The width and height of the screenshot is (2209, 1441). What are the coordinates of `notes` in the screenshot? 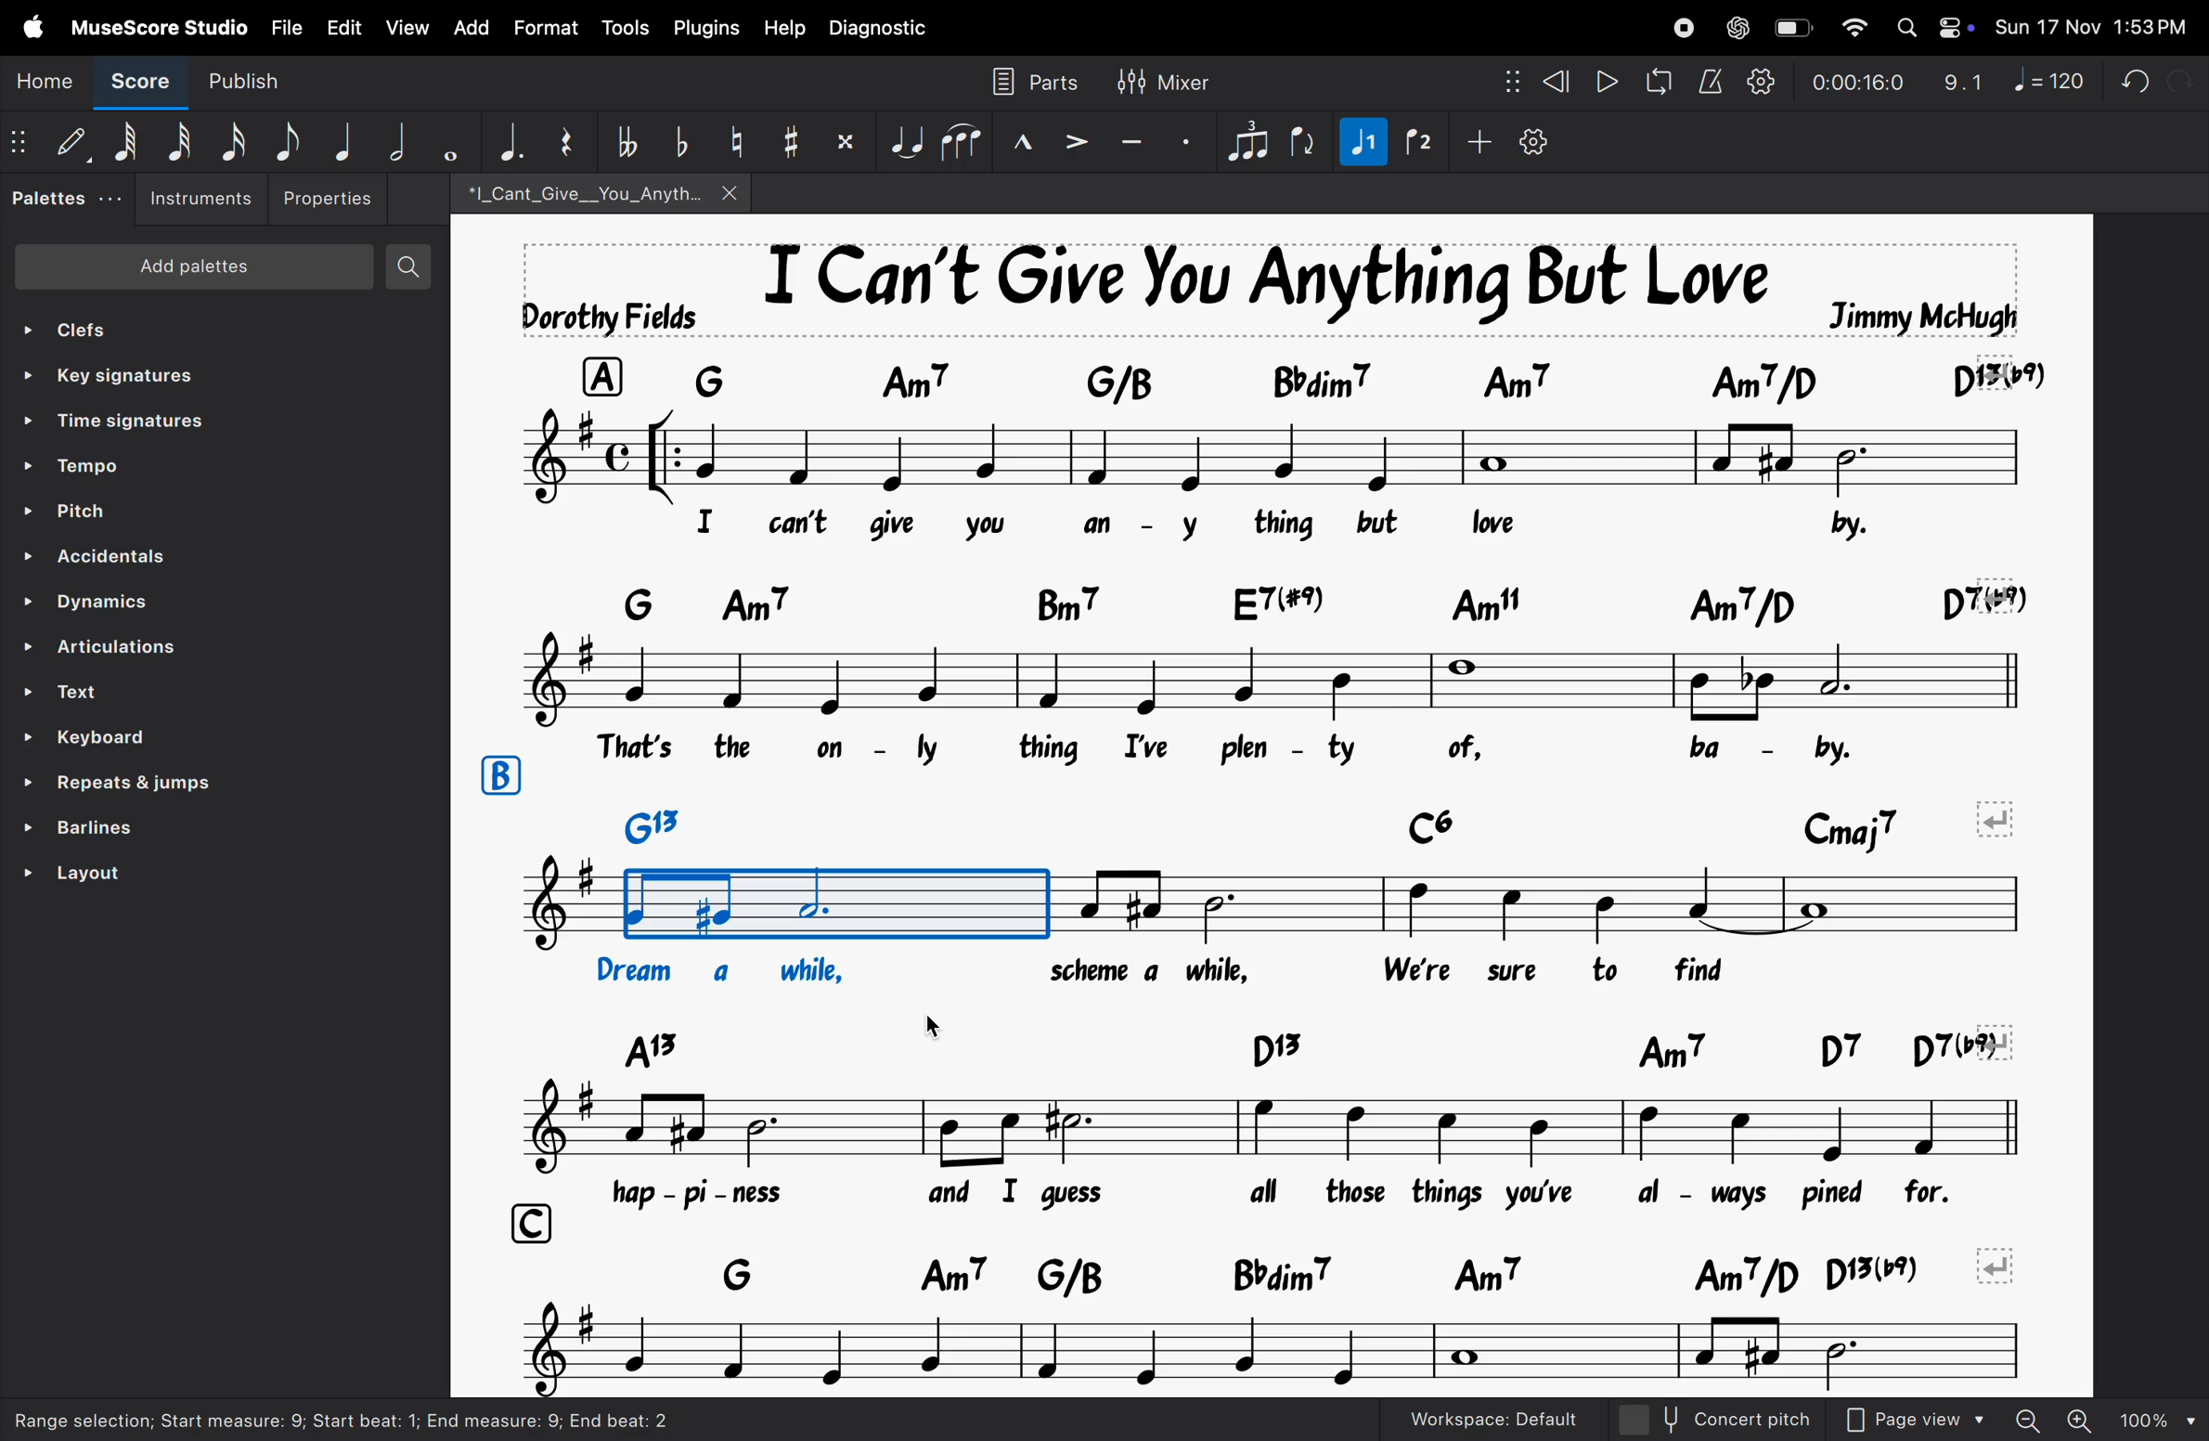 It's located at (1253, 461).